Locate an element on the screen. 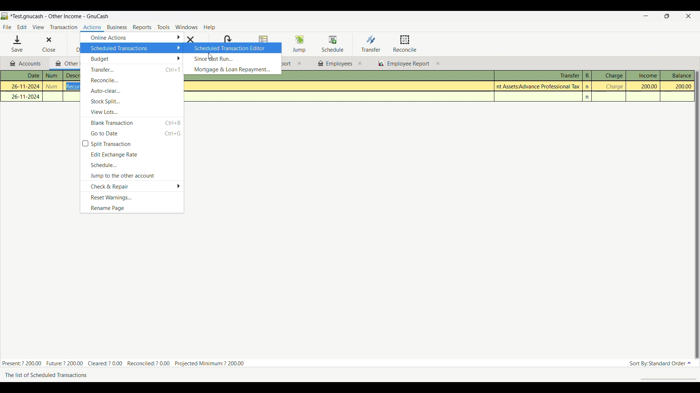 This screenshot has height=393, width=700. Transfer column is located at coordinates (538, 75).